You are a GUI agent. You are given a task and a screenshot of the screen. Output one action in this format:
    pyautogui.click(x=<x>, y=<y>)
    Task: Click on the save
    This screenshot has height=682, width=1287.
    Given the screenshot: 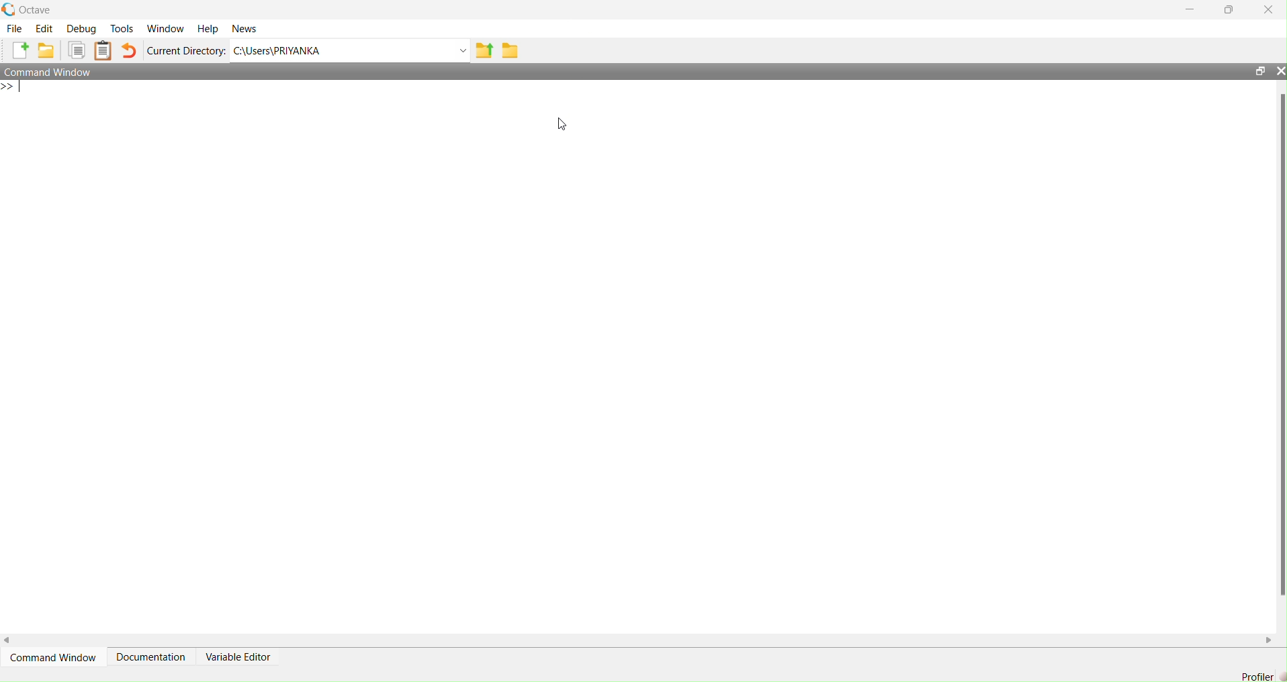 What is the action you would take?
    pyautogui.click(x=46, y=51)
    